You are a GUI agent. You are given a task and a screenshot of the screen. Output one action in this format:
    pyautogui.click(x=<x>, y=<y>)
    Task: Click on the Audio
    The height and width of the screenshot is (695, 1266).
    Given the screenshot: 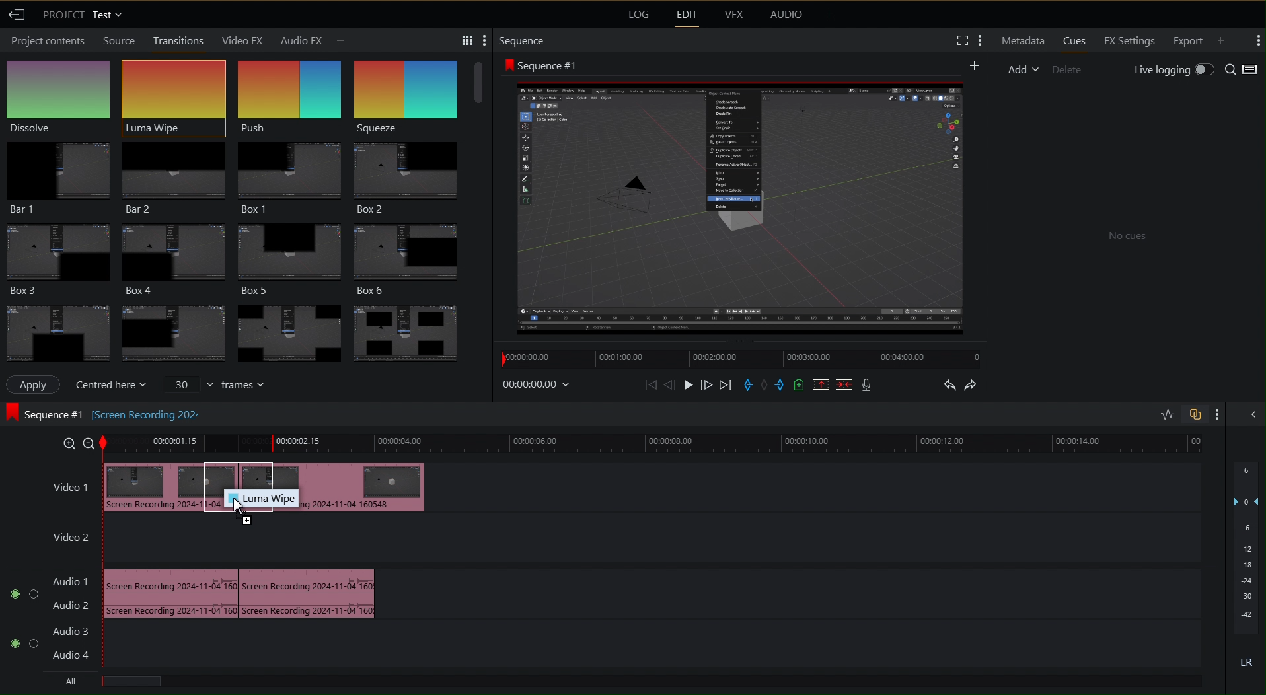 What is the action you would take?
    pyautogui.click(x=786, y=15)
    